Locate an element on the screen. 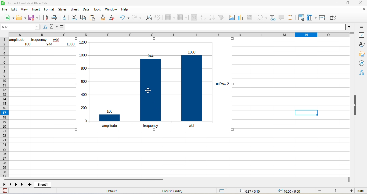 Image resolution: width=367 pixels, height=194 pixels. special character is located at coordinates (261, 17).